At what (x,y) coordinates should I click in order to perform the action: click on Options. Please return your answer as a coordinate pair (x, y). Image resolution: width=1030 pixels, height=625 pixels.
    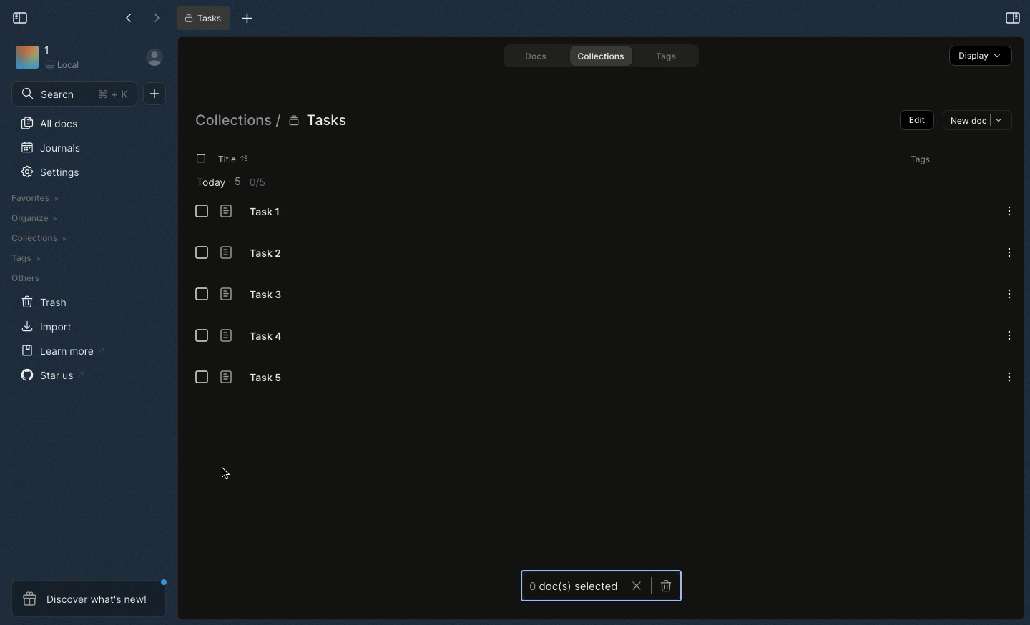
    Looking at the image, I should click on (1009, 210).